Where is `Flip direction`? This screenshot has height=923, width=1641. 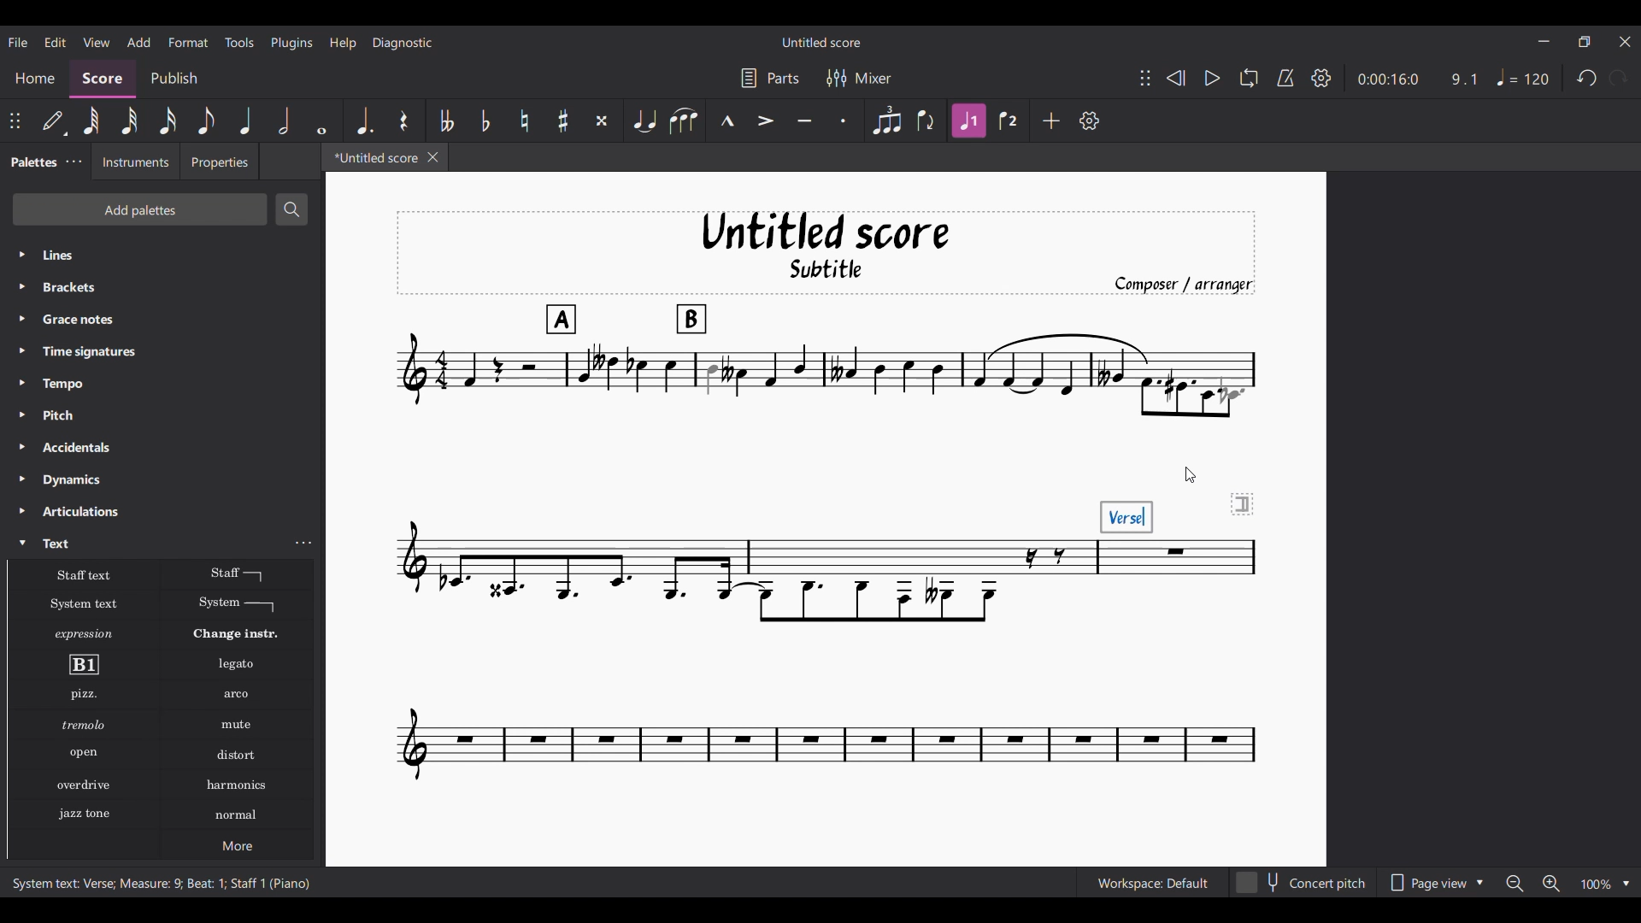 Flip direction is located at coordinates (926, 120).